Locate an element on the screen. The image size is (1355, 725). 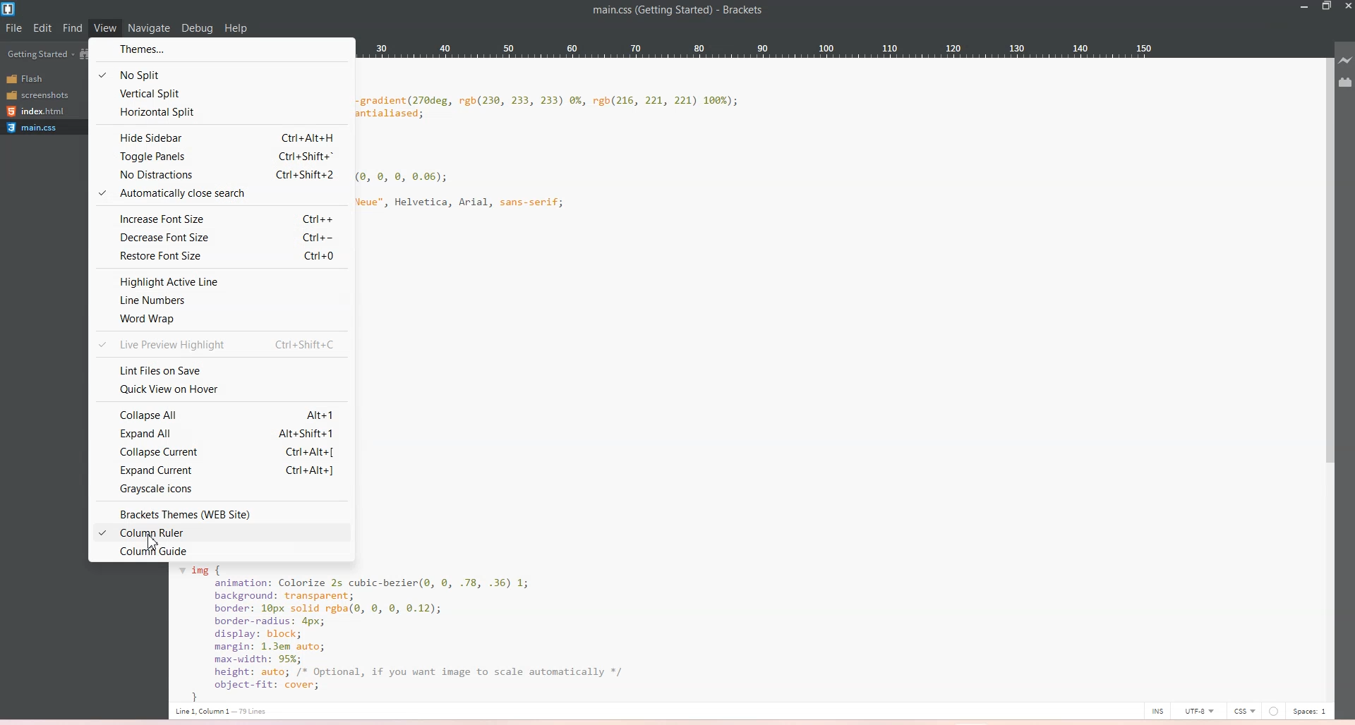
View is located at coordinates (107, 27).